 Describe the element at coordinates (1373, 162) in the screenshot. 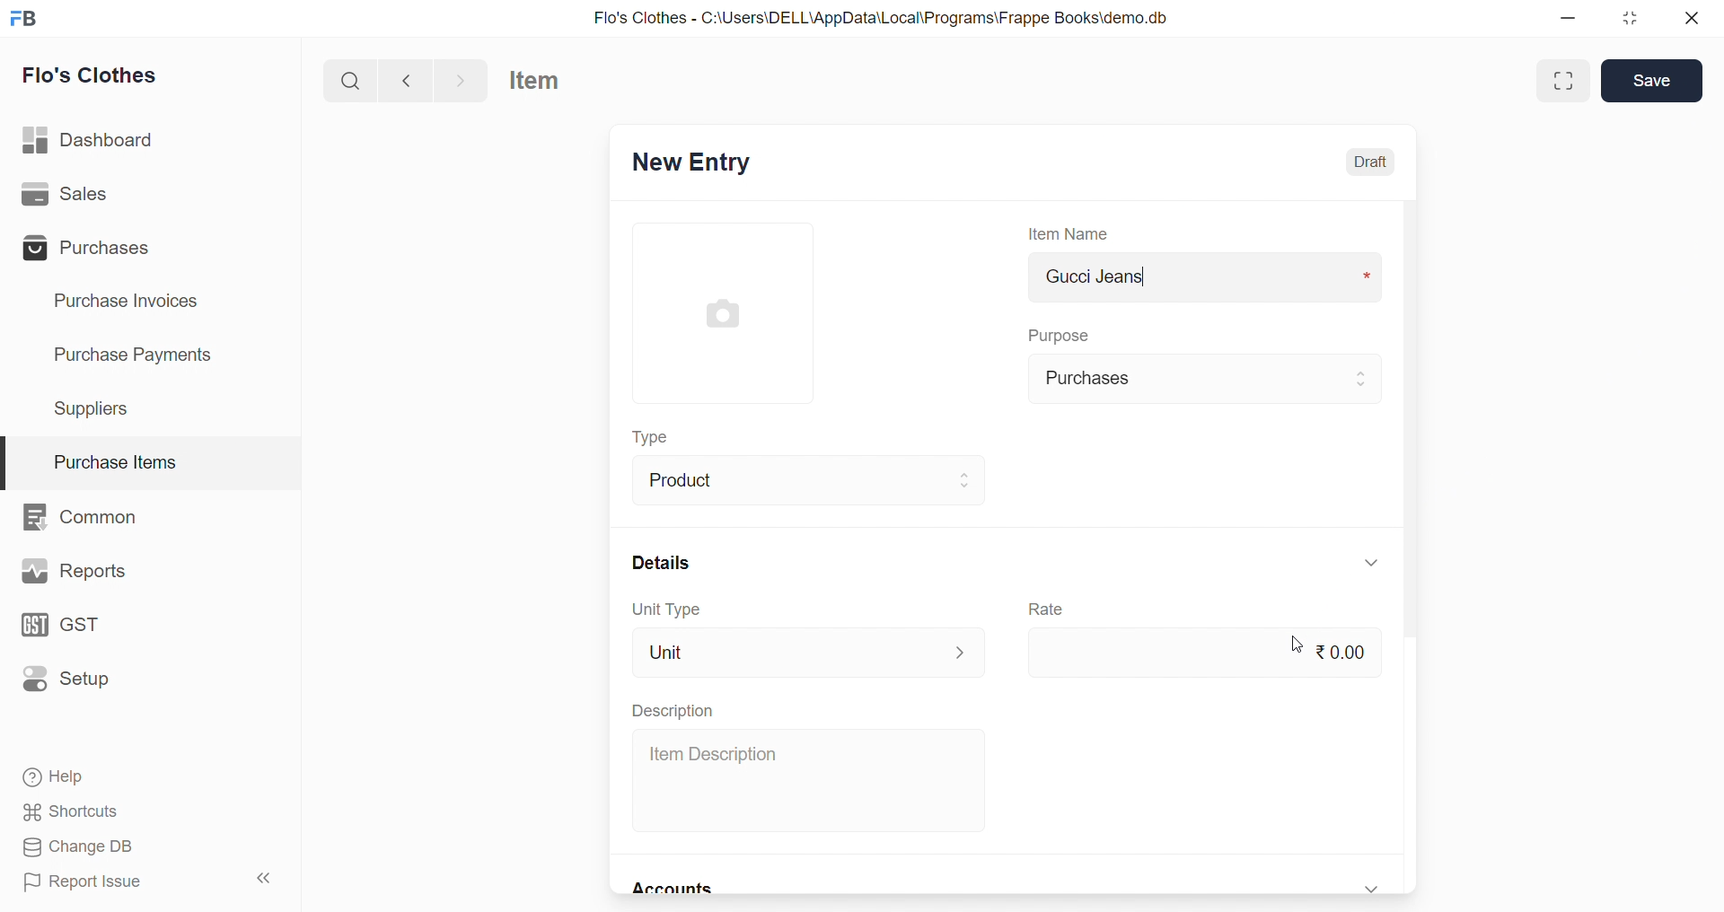

I see `Draft` at that location.